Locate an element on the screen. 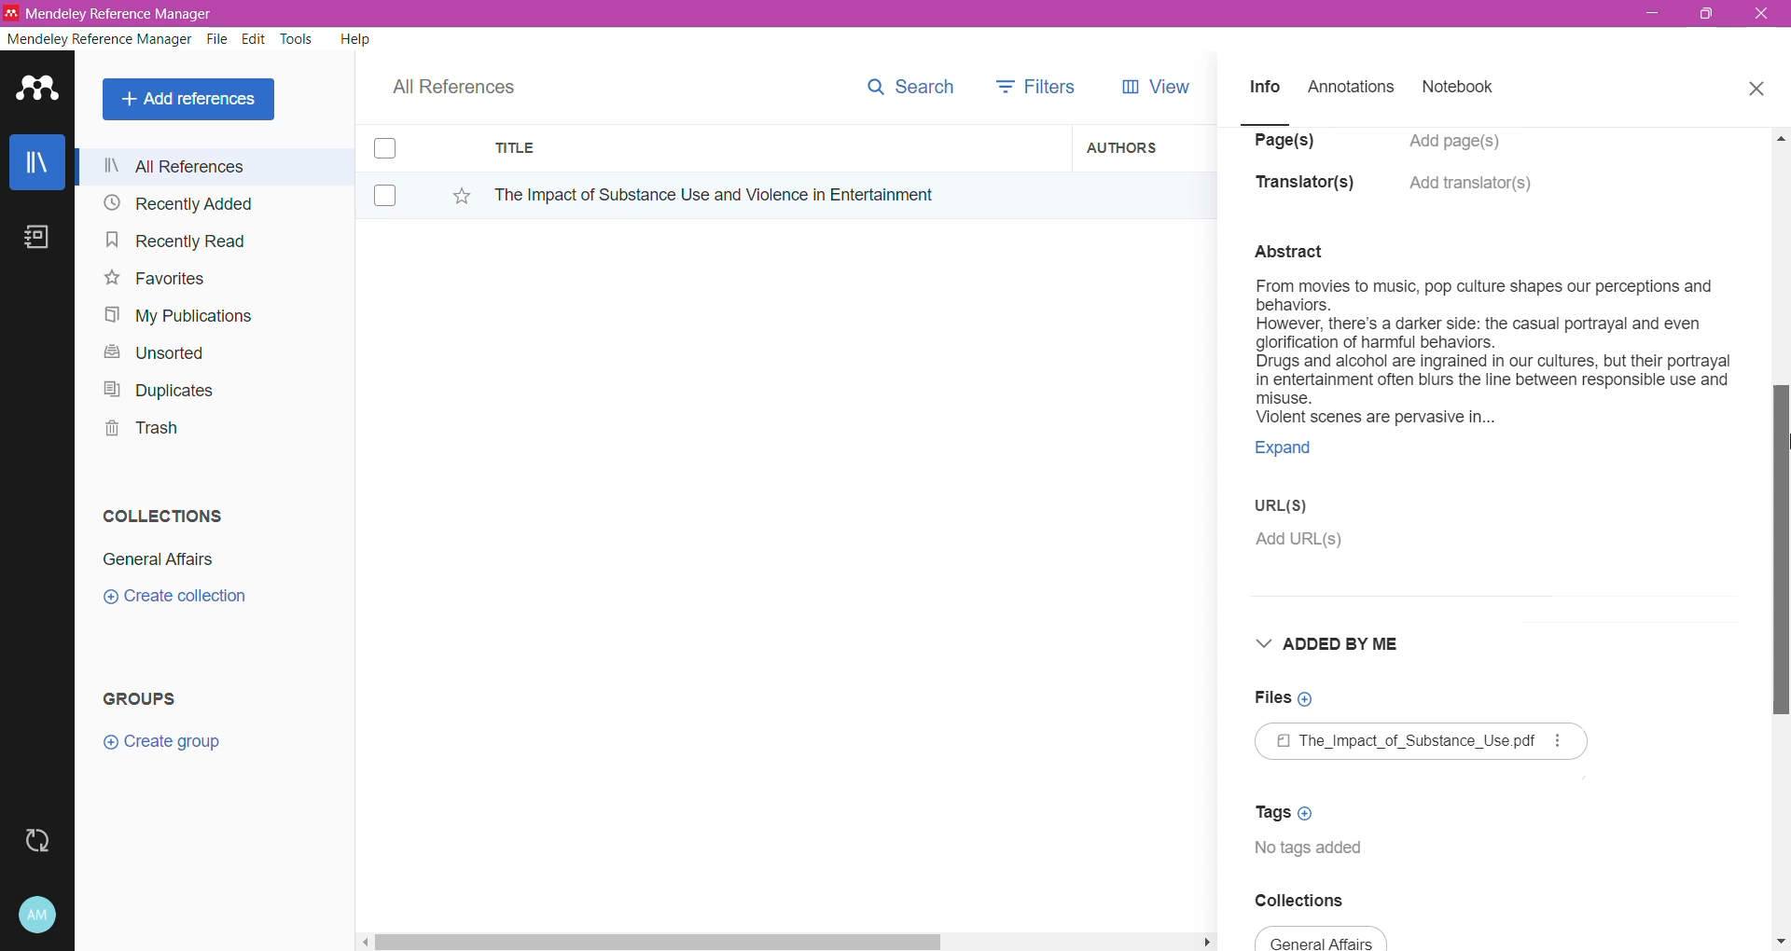 This screenshot has height=951, width=1791. Last Sync is located at coordinates (45, 838).